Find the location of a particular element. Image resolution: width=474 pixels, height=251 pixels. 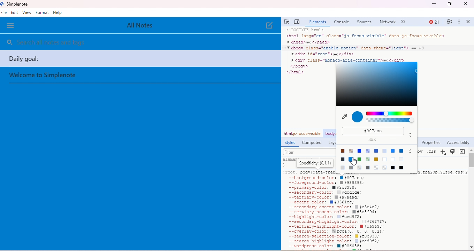

element is located at coordinates (316, 23).